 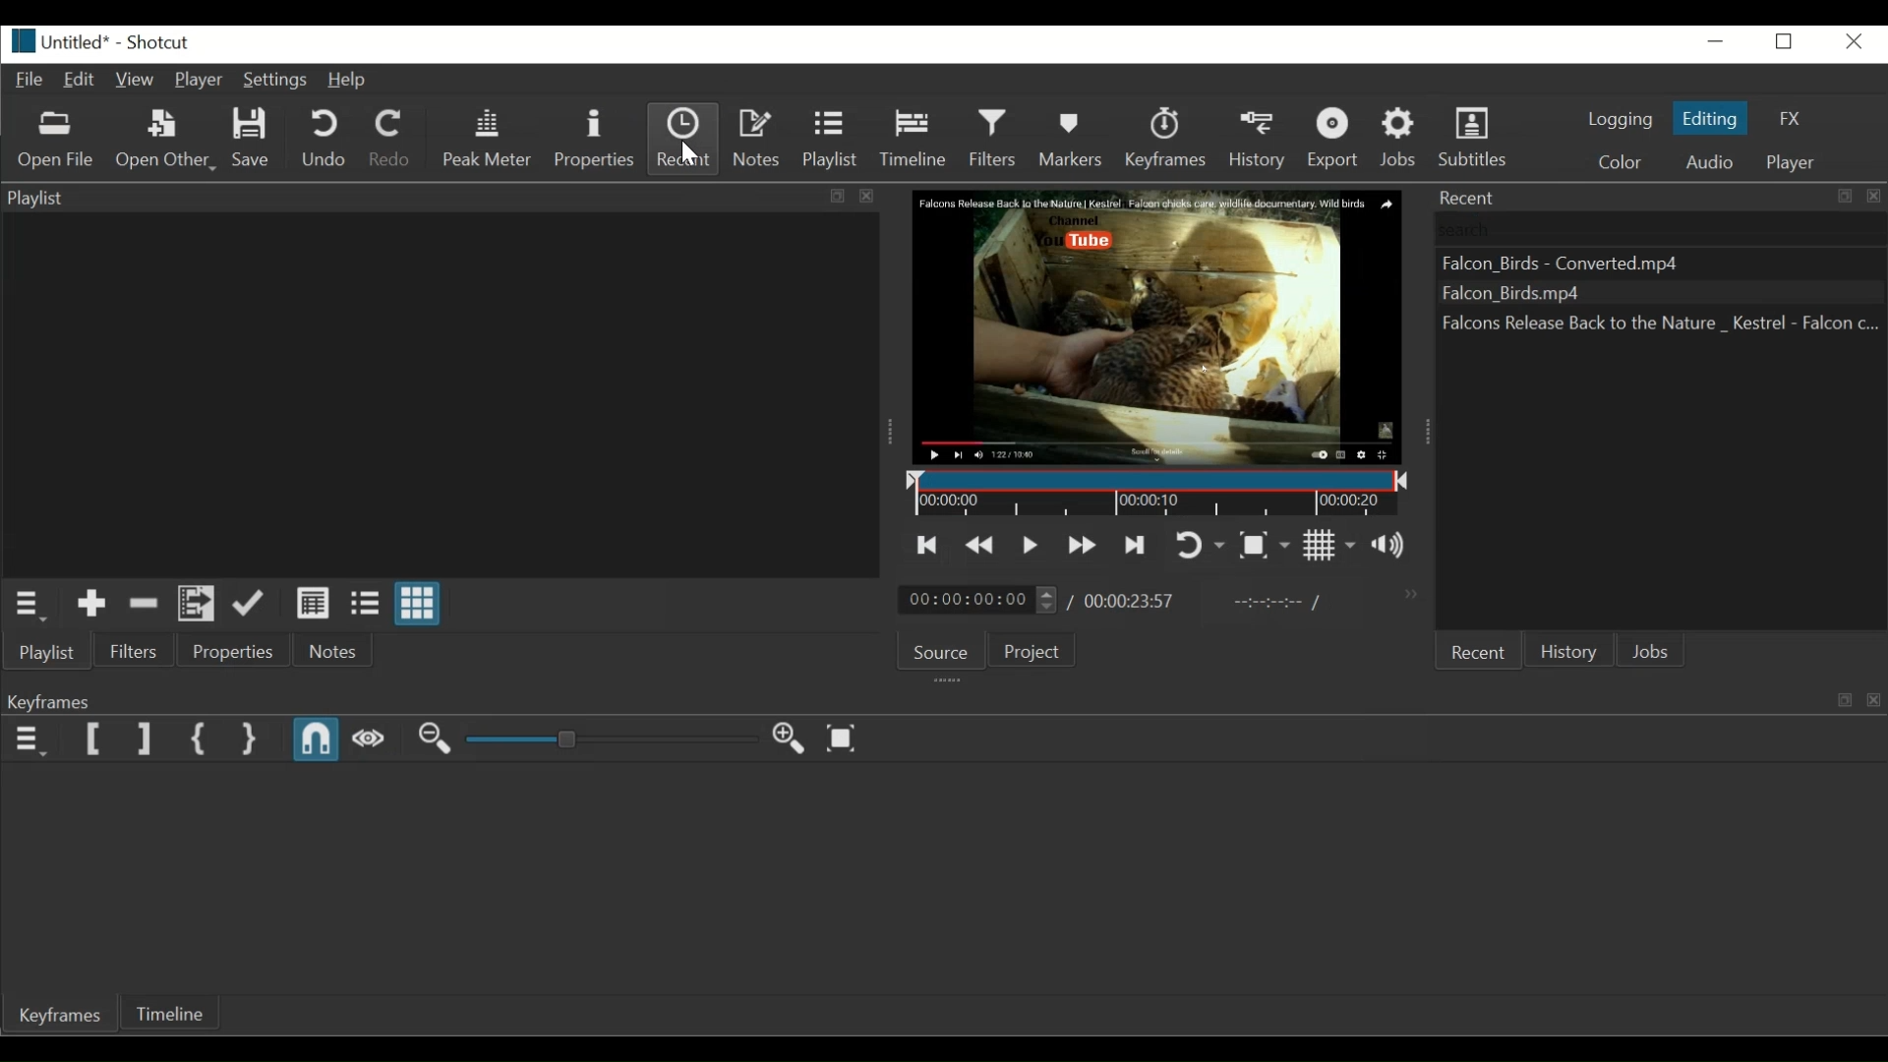 What do you see at coordinates (1281, 600) in the screenshot?
I see `In point` at bounding box center [1281, 600].